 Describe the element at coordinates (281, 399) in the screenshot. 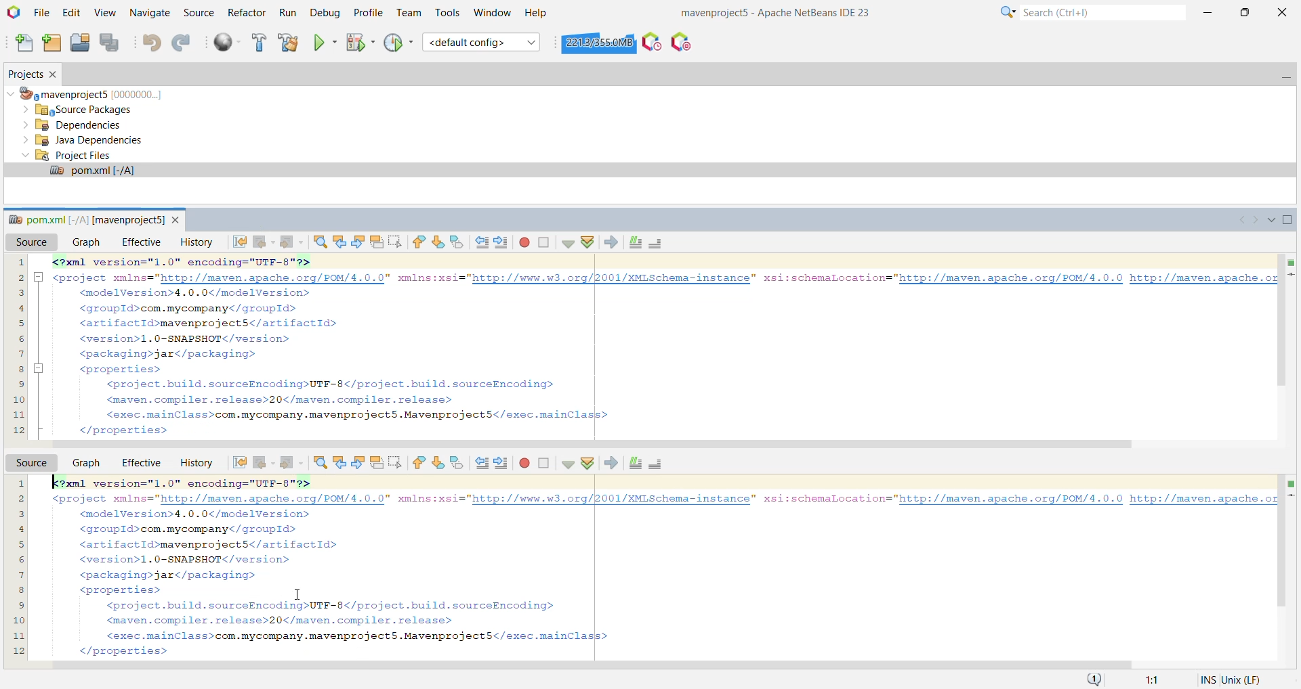

I see `<maven.compiler.release>20</maven.compiler.release>` at that location.